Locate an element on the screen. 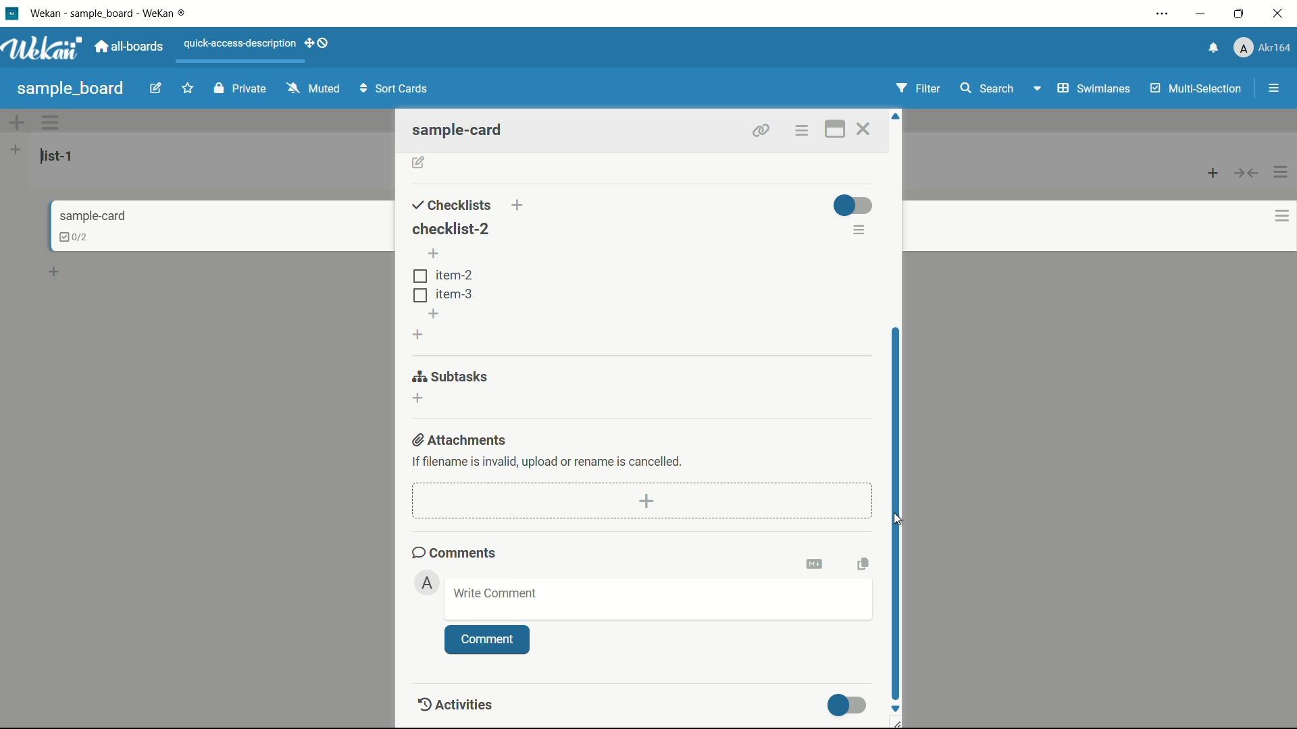 The width and height of the screenshot is (1297, 729). add checklist is located at coordinates (519, 206).